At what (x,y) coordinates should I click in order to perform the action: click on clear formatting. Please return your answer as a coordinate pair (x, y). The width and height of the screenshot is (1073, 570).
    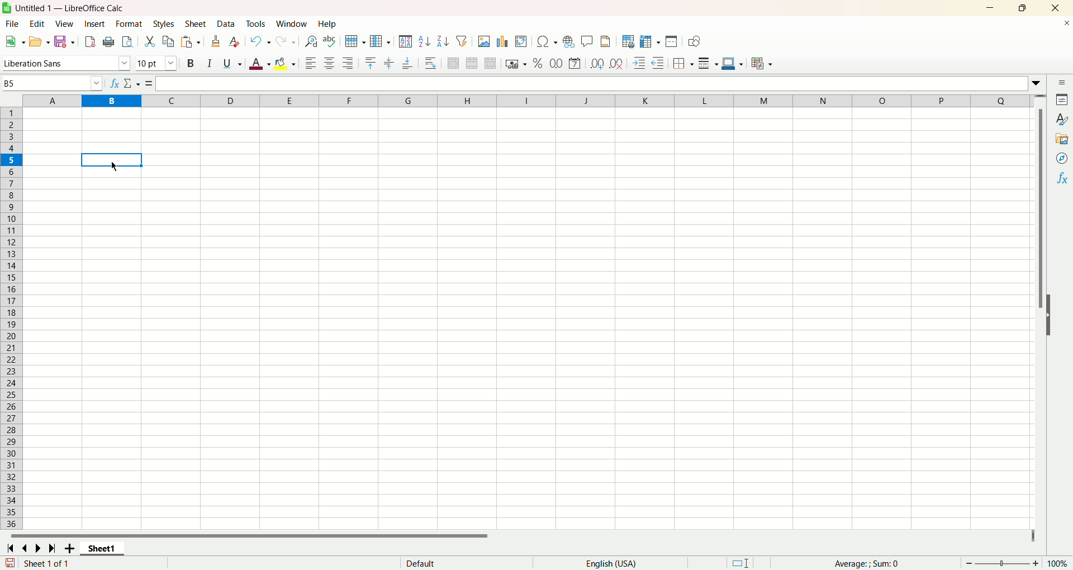
    Looking at the image, I should click on (234, 41).